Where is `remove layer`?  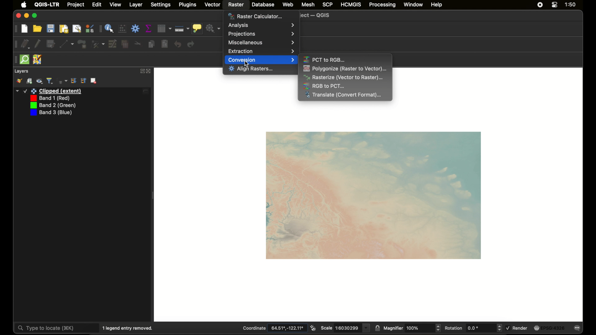
remove layer is located at coordinates (94, 81).